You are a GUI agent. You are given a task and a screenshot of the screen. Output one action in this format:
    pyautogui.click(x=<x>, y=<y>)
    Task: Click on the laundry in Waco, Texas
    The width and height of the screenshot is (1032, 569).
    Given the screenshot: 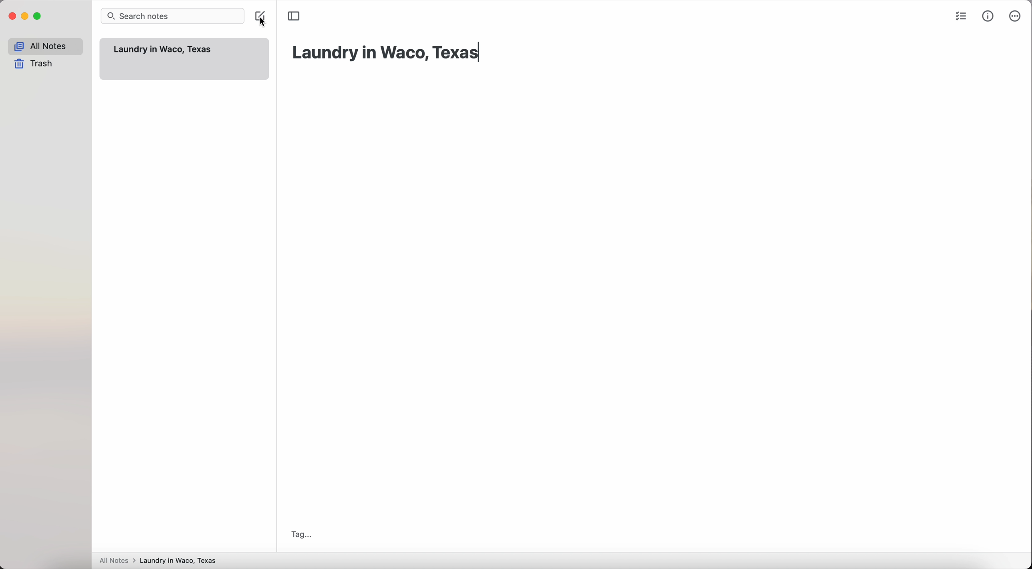 What is the action you would take?
    pyautogui.click(x=387, y=53)
    